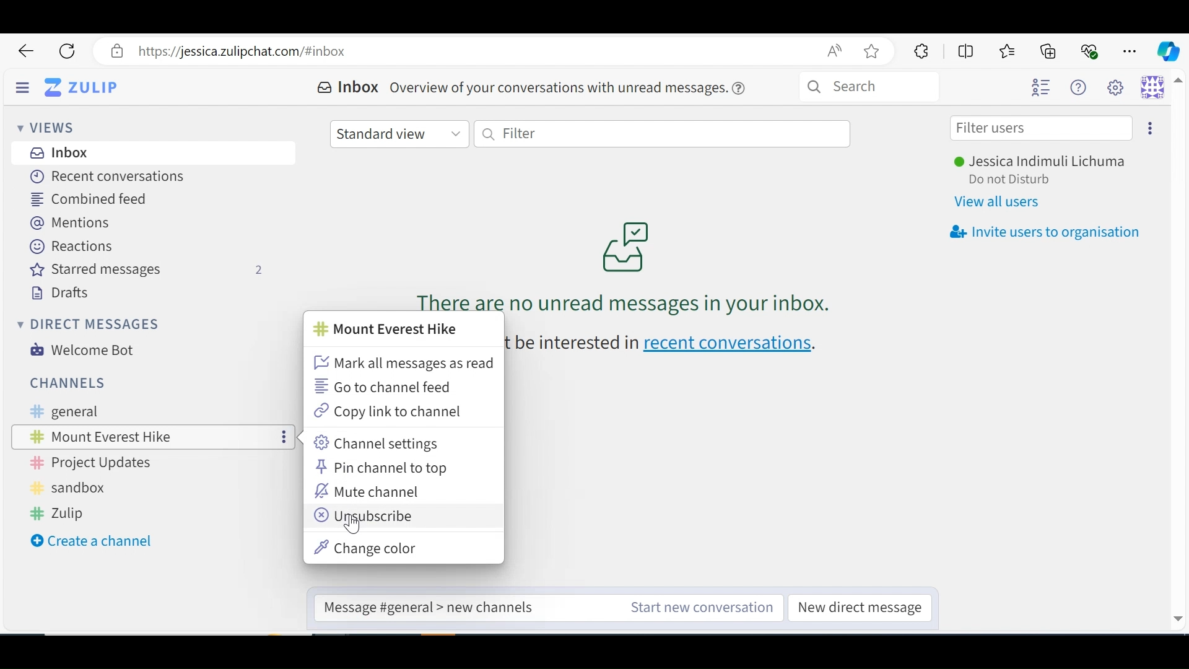 The width and height of the screenshot is (1189, 669). Describe the element at coordinates (128, 436) in the screenshot. I see `Channel` at that location.